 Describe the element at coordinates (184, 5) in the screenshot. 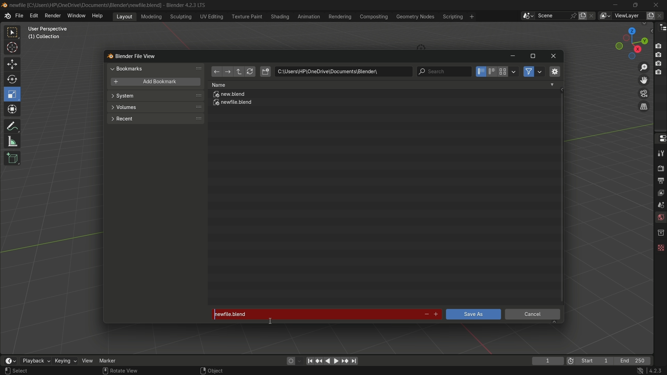

I see `Blender 4.2.3` at that location.